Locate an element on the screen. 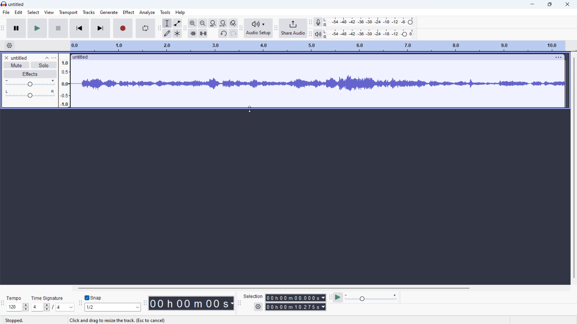 The height and width of the screenshot is (324, 577). recording level is located at coordinates (370, 22).